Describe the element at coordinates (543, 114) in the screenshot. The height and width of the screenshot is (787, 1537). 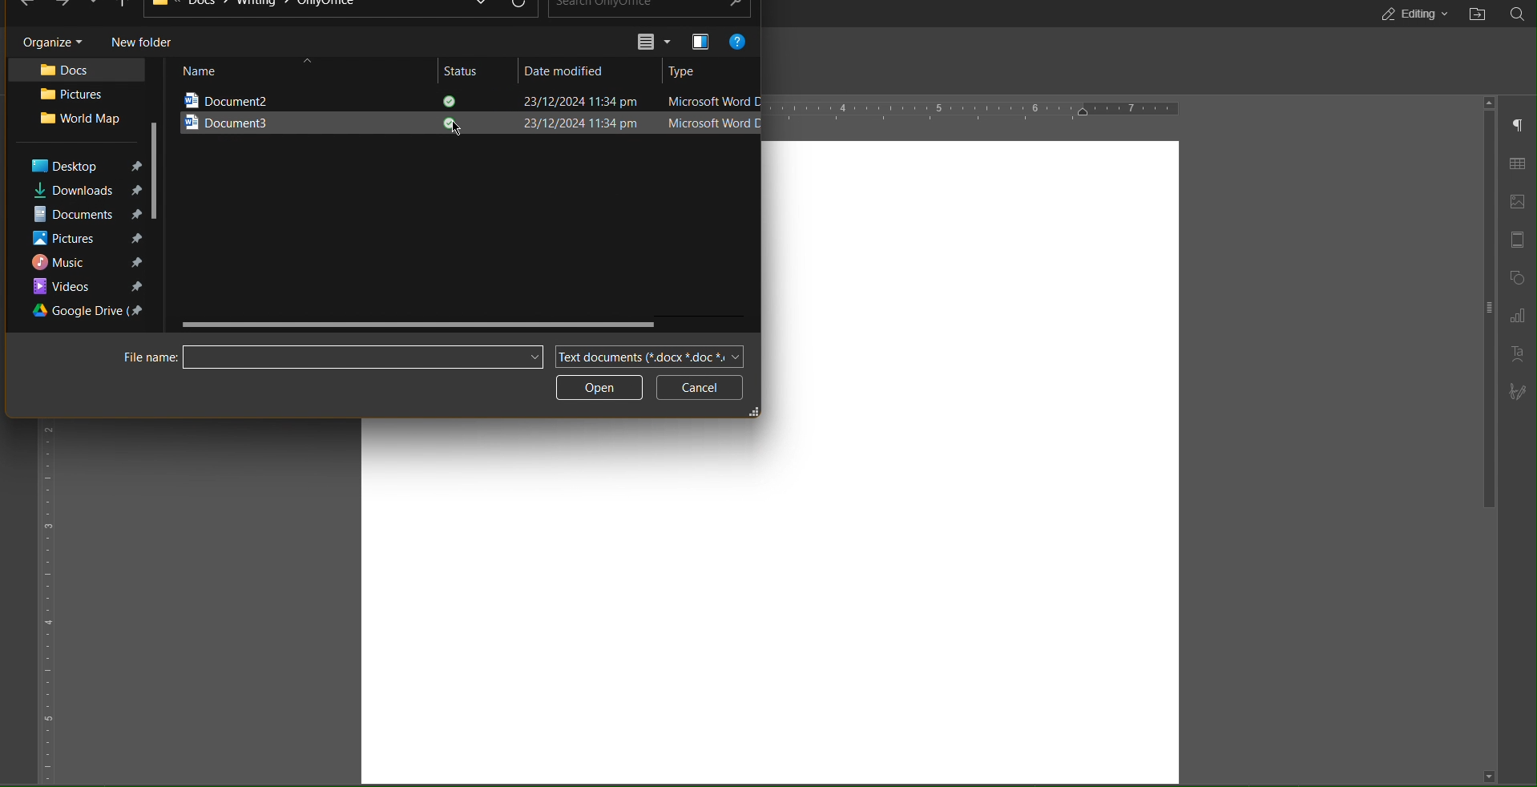
I see `23/12/2024 11:34 pm
23/12/2024 11:34 pm` at that location.